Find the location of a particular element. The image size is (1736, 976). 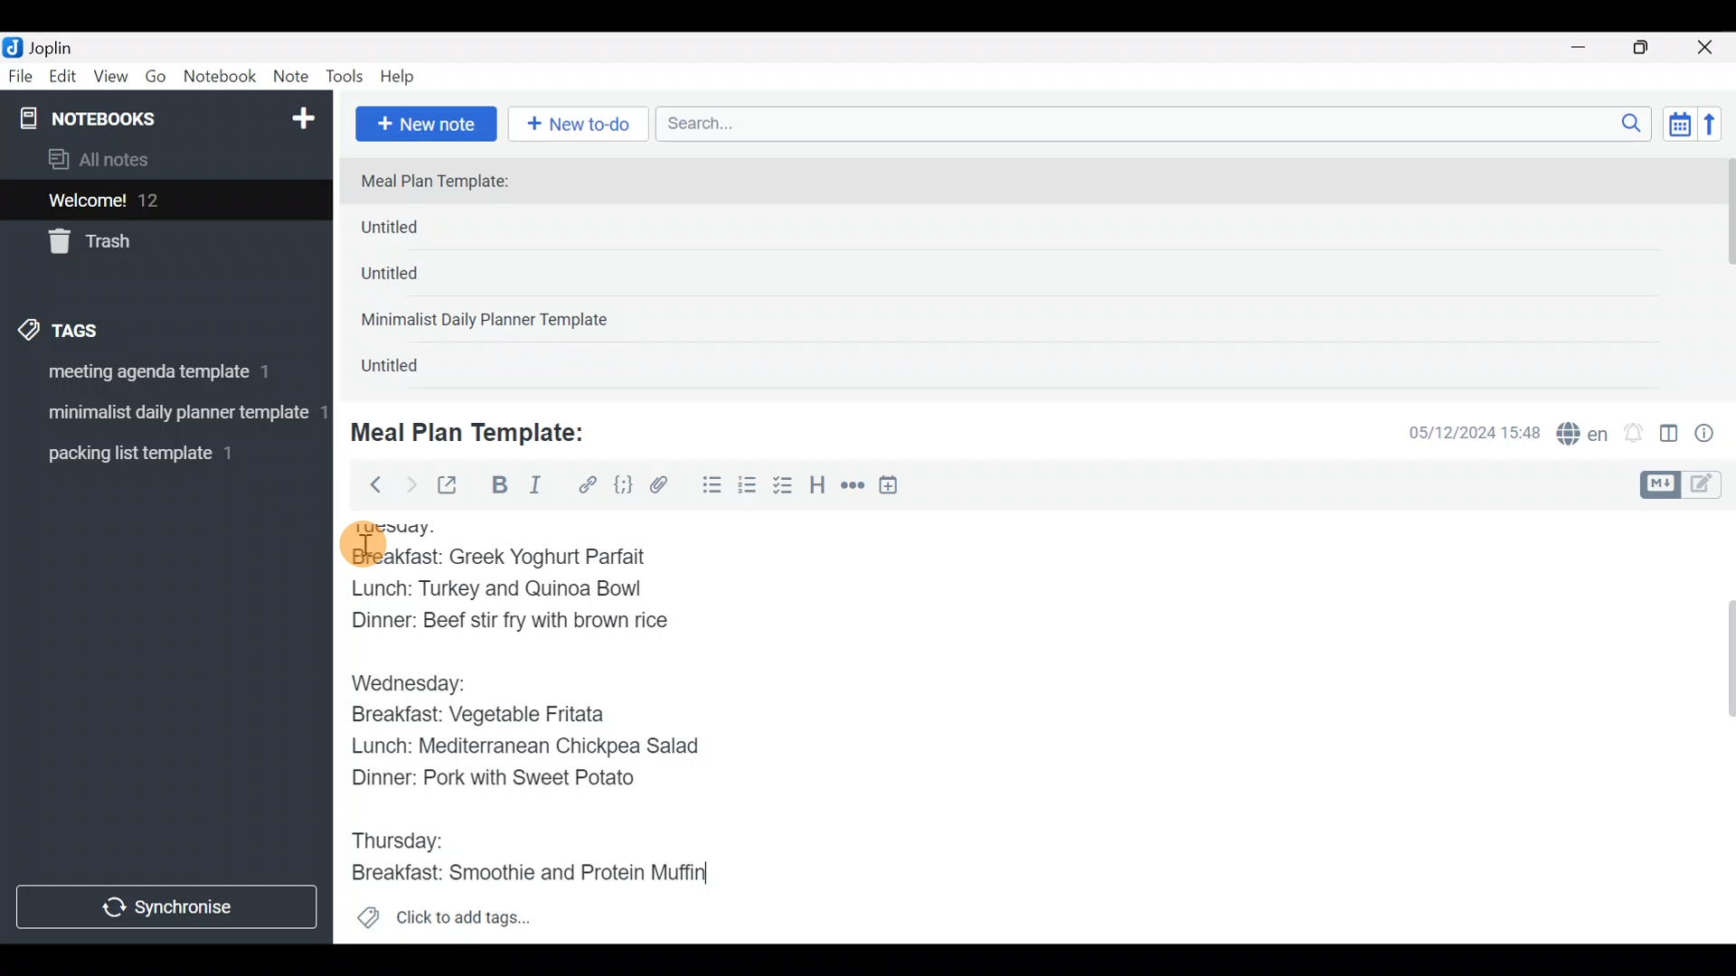

Toggle editor layout is located at coordinates (1670, 436).